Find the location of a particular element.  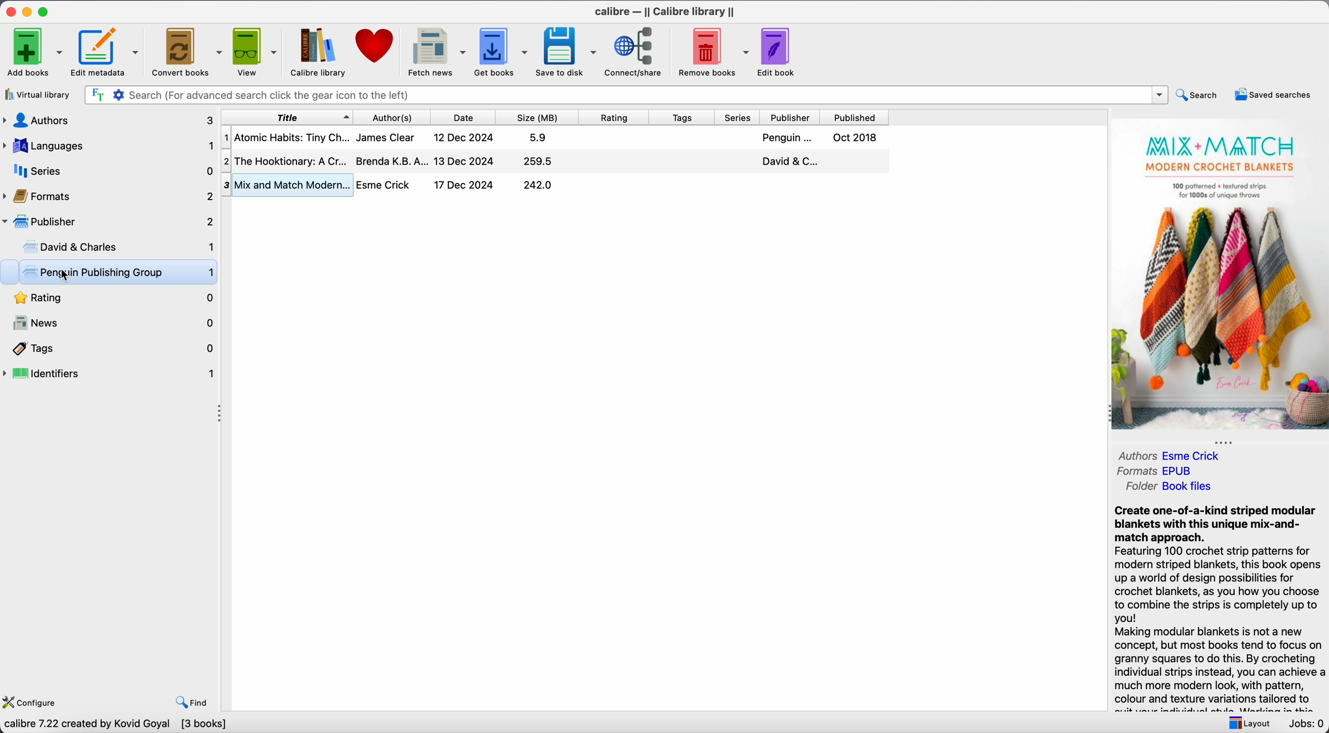

Atomic Habits is located at coordinates (556, 137).